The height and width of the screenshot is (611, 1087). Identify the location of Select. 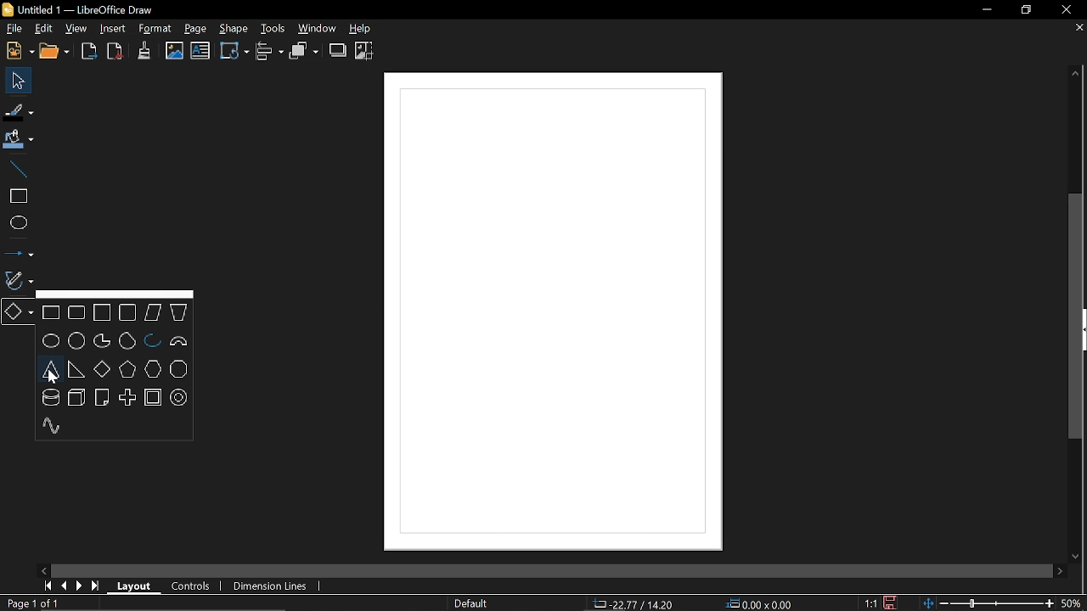
(16, 80).